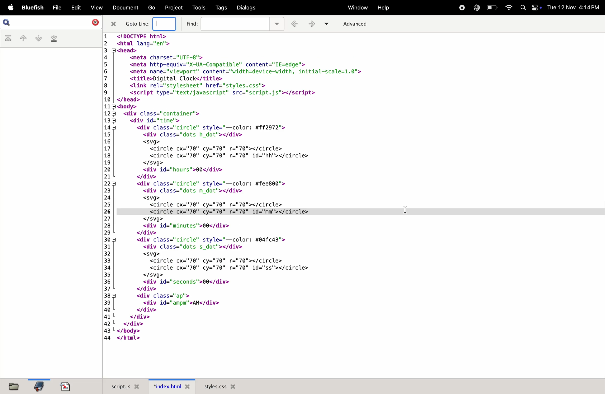  Describe the element at coordinates (126, 385) in the screenshot. I see `script.js` at that location.